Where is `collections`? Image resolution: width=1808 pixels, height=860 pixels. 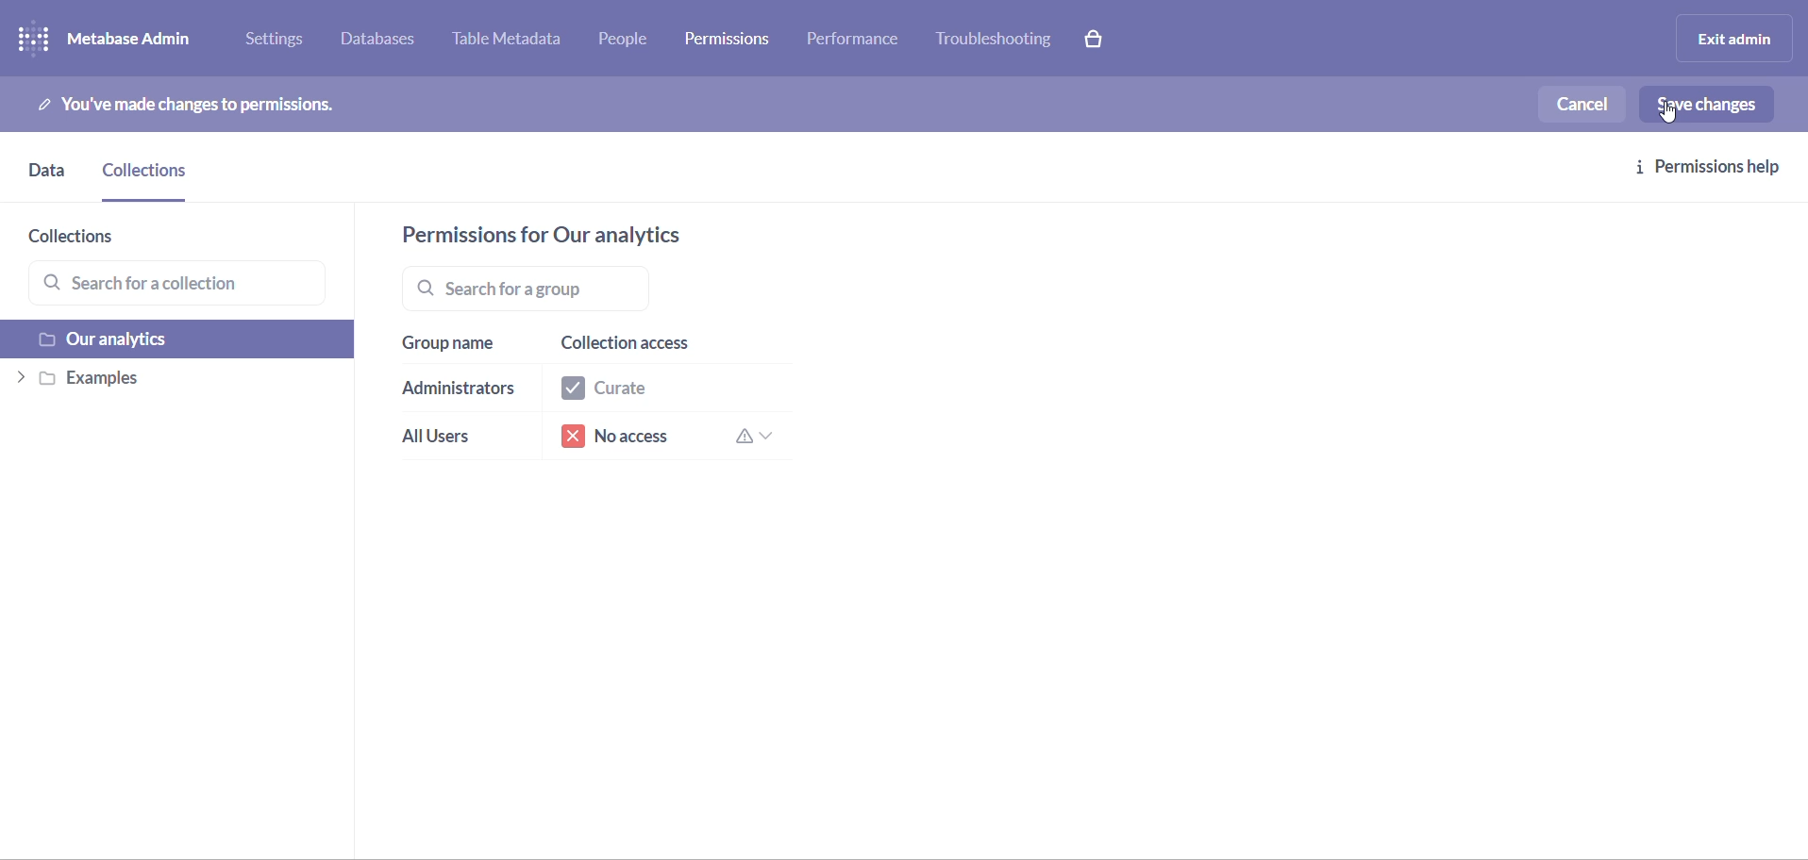 collections is located at coordinates (91, 236).